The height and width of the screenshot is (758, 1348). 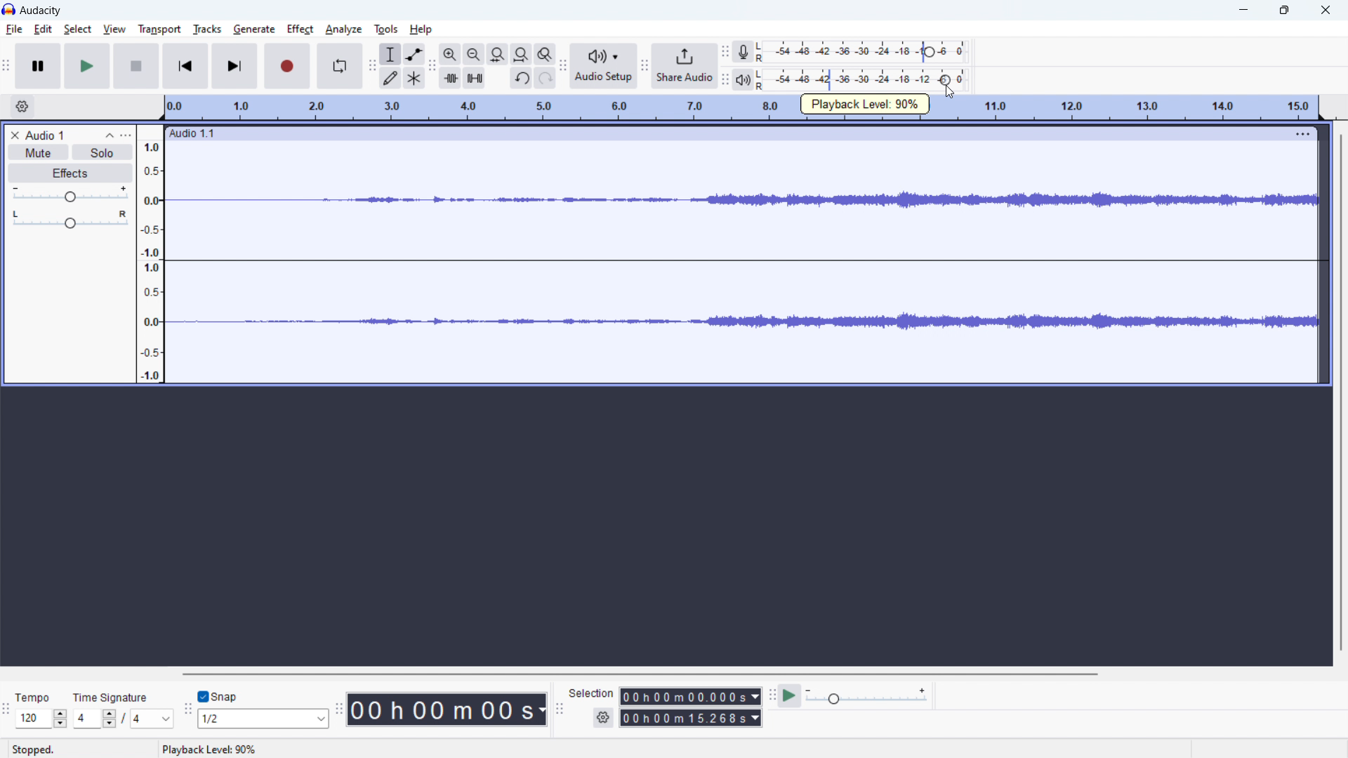 I want to click on playback meter toolbar, so click(x=723, y=77).